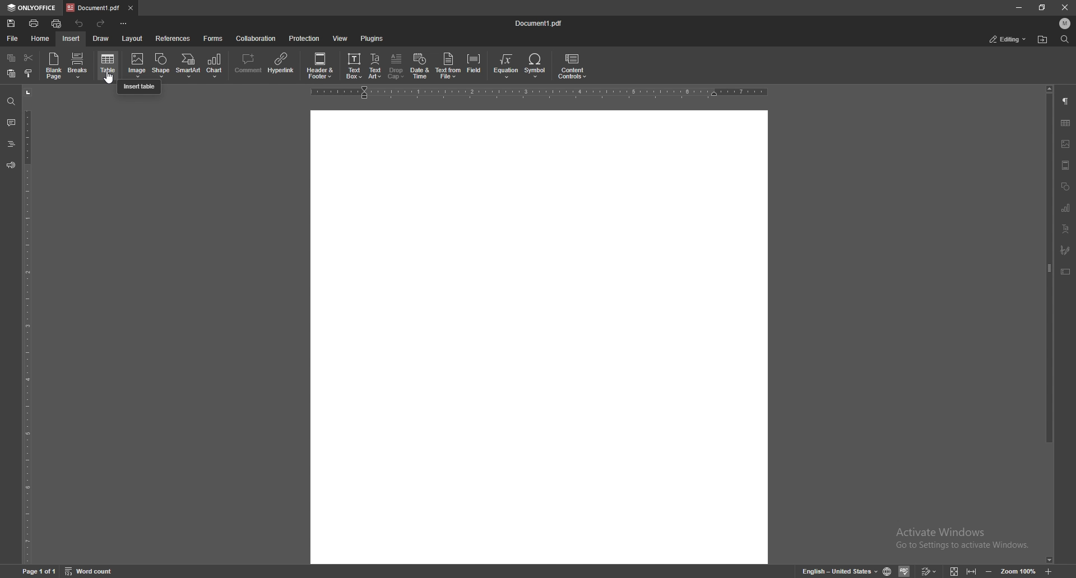 This screenshot has width=1076, height=578. I want to click on table, so click(109, 65).